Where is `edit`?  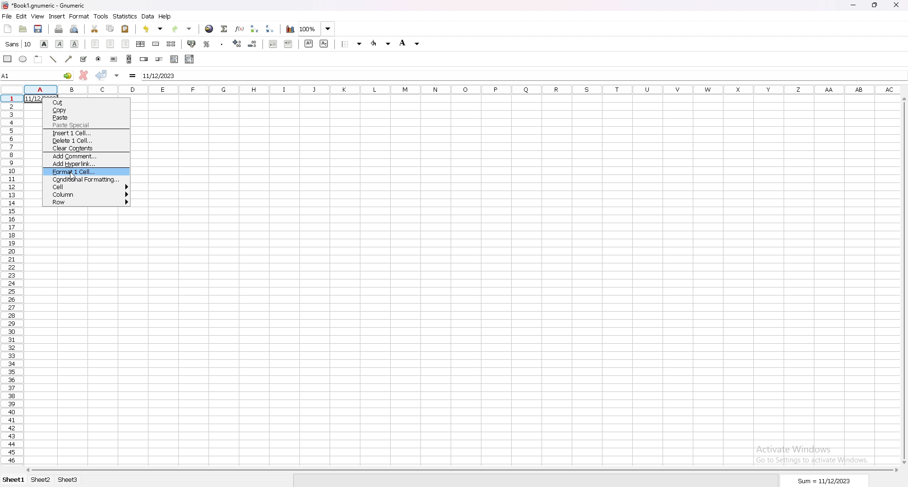 edit is located at coordinates (22, 16).